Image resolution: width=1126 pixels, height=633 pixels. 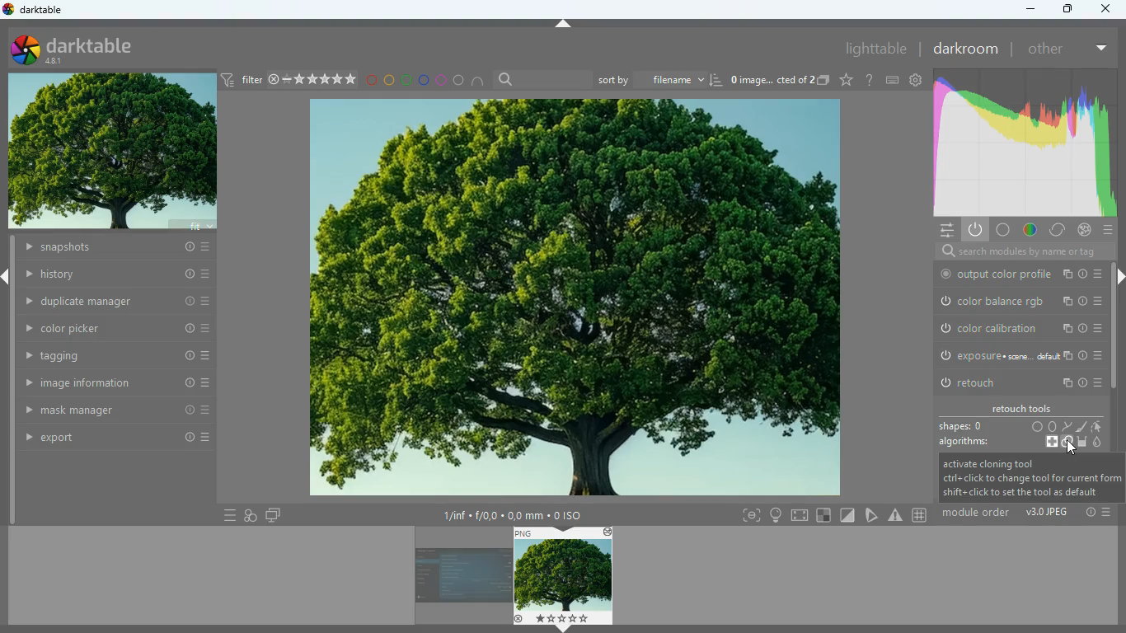 I want to click on search, so click(x=1020, y=253).